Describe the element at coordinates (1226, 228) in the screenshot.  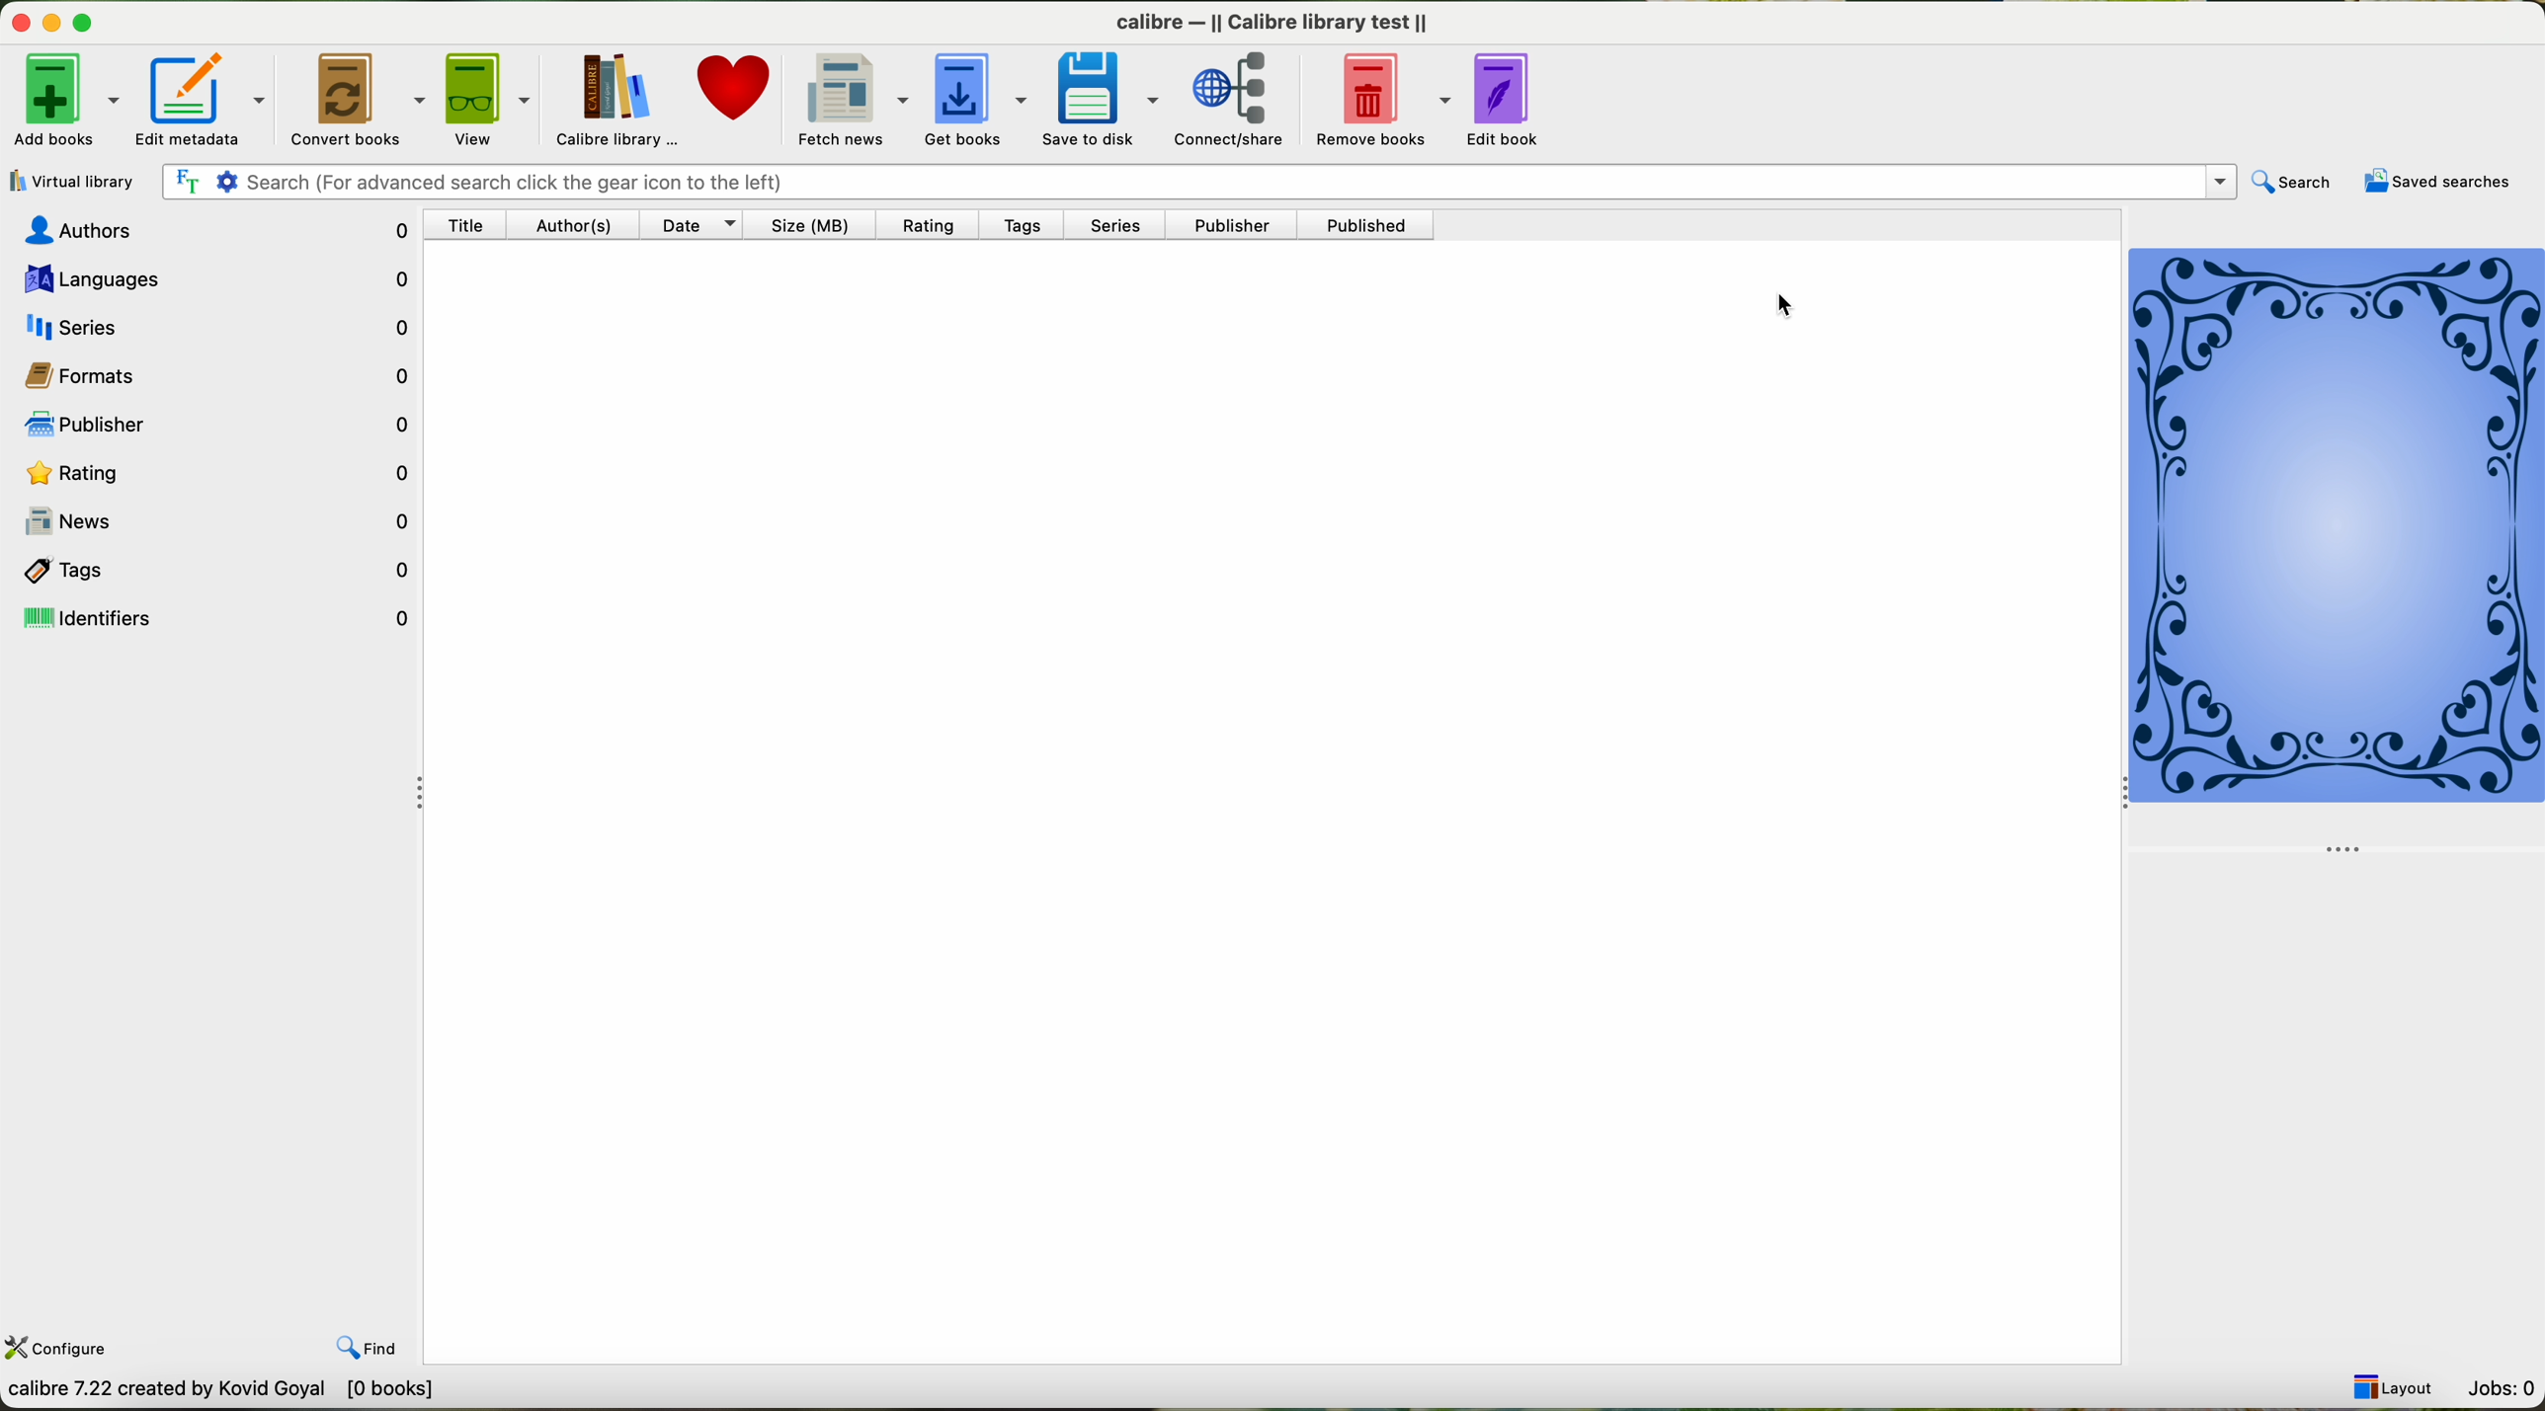
I see `publisher` at that location.